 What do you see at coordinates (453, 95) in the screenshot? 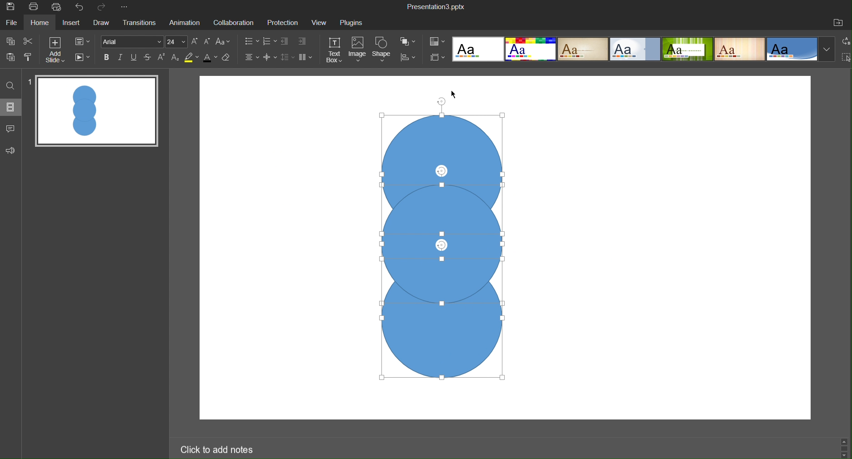
I see `cursor` at bounding box center [453, 95].